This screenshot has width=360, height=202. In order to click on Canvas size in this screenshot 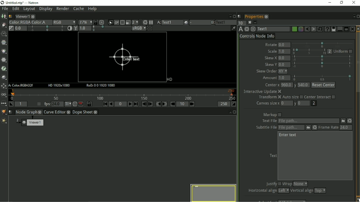, I will do `click(266, 104)`.